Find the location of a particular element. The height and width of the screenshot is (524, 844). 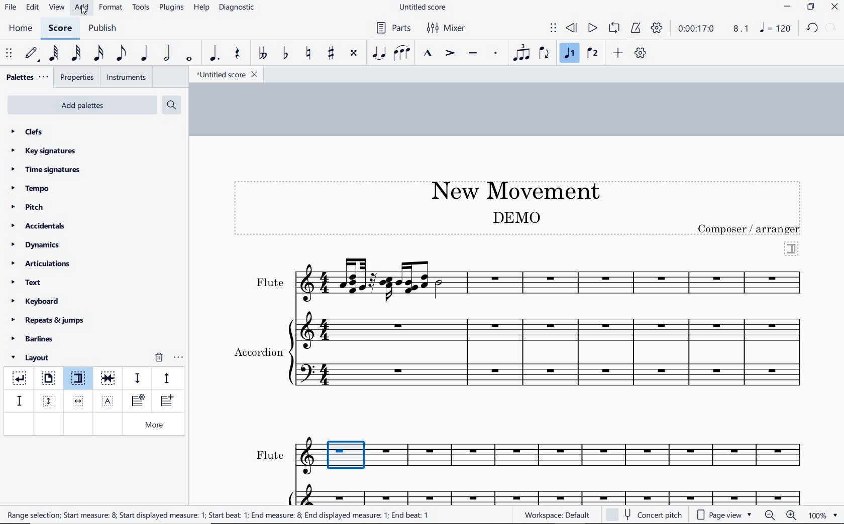

articulations is located at coordinates (42, 265).